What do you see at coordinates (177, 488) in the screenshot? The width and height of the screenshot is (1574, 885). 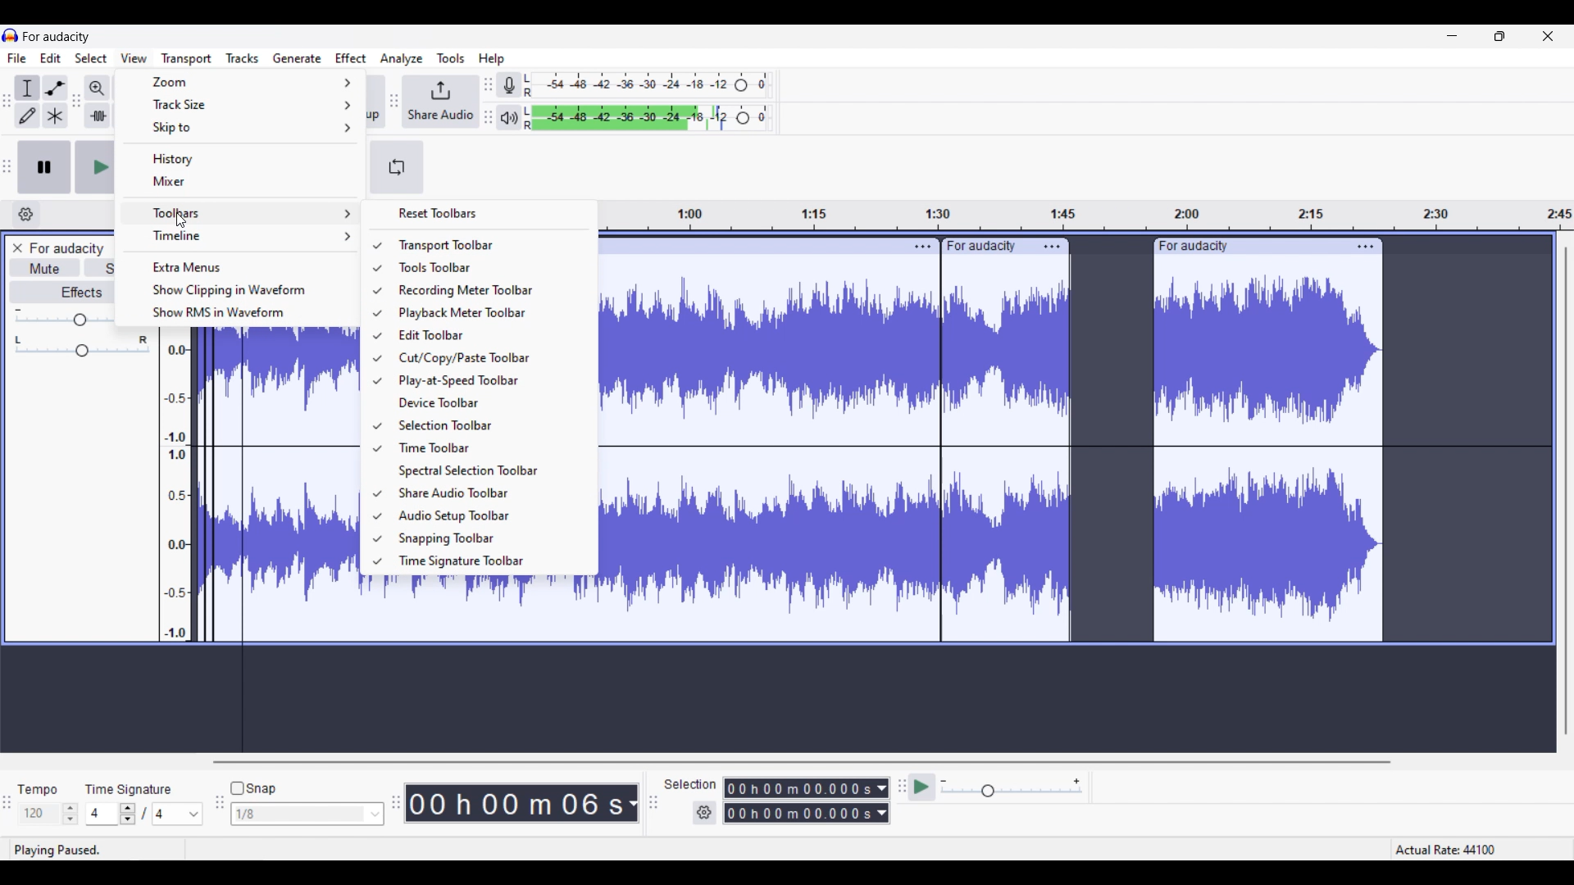 I see `Scale to measure sound intensity` at bounding box center [177, 488].